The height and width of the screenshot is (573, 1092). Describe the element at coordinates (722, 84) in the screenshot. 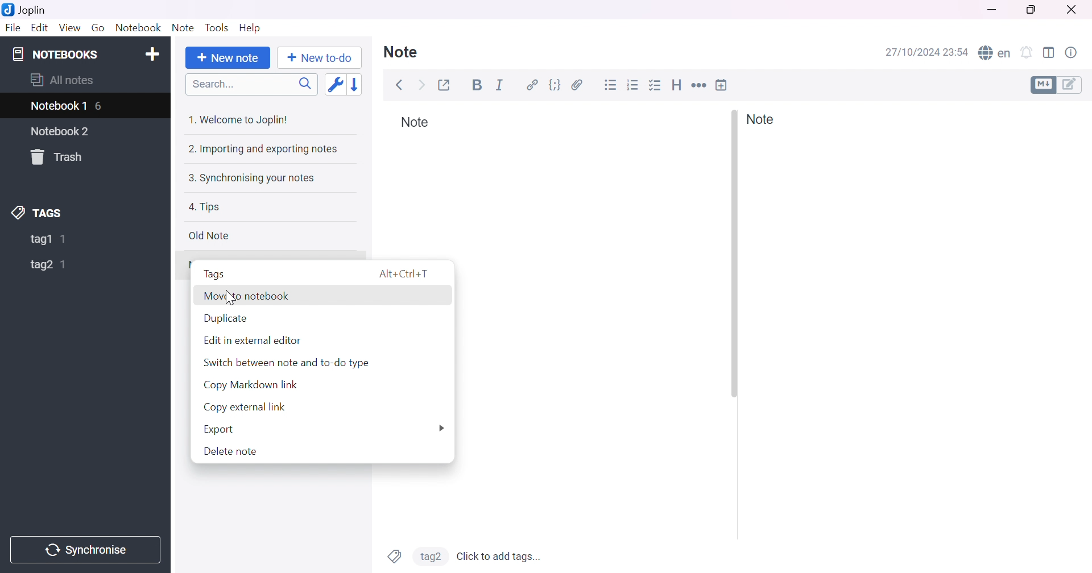

I see `Insert time` at that location.